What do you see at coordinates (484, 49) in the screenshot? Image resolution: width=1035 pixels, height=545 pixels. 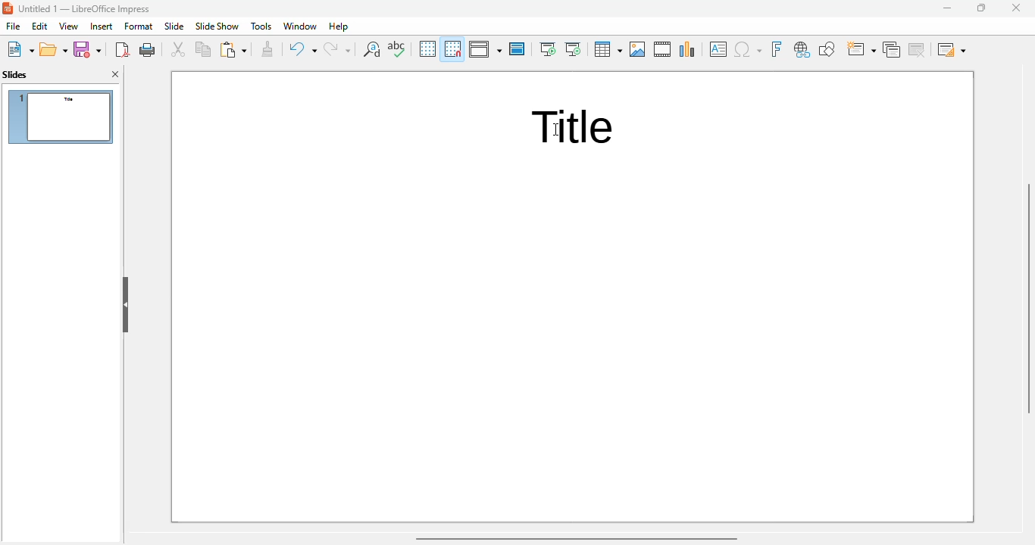 I see `display views` at bounding box center [484, 49].